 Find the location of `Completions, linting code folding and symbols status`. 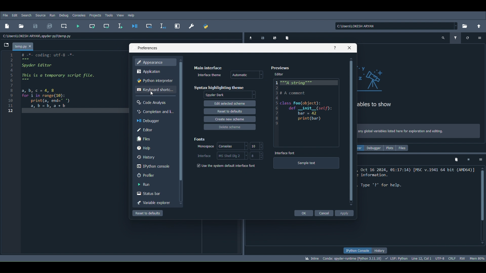

Completions, linting code folding and symbols status is located at coordinates (397, 258).